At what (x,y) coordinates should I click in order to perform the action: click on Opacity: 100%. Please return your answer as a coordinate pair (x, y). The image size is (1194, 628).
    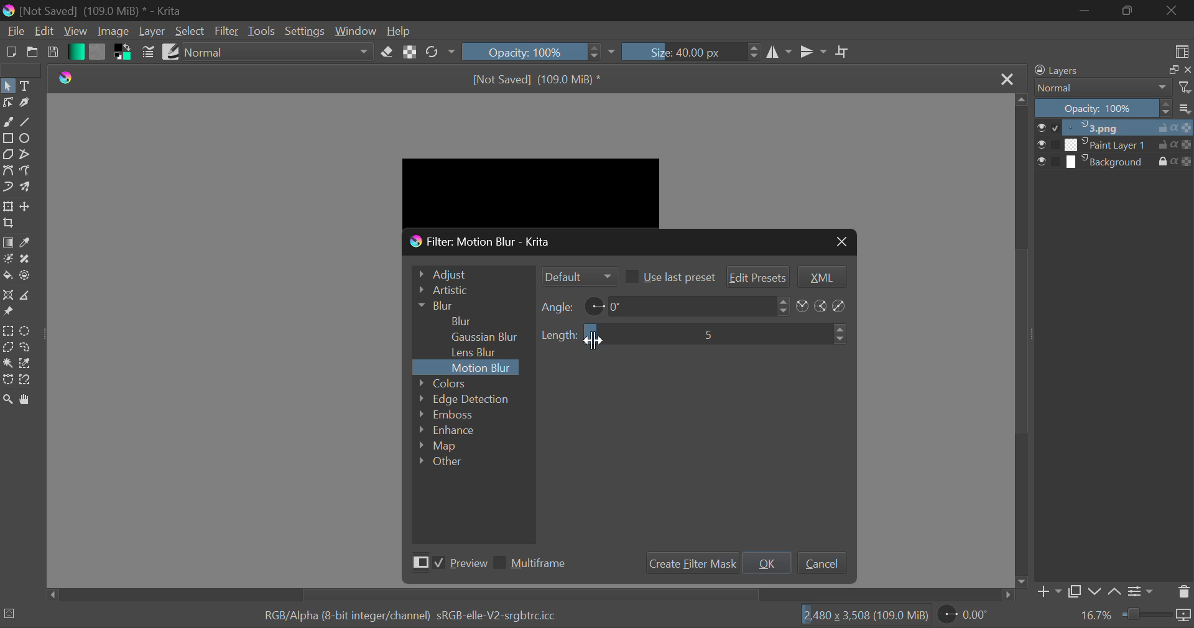
    Looking at the image, I should click on (522, 51).